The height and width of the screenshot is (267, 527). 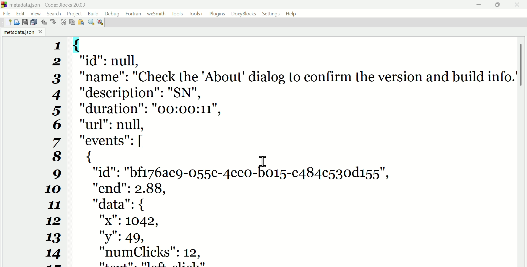 What do you see at coordinates (34, 22) in the screenshot?
I see `Save all` at bounding box center [34, 22].